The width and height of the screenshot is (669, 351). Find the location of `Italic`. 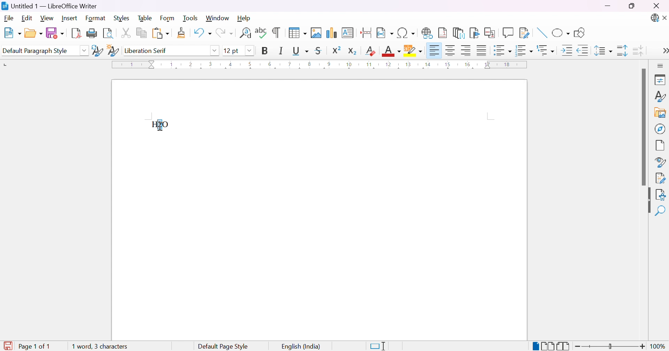

Italic is located at coordinates (281, 50).